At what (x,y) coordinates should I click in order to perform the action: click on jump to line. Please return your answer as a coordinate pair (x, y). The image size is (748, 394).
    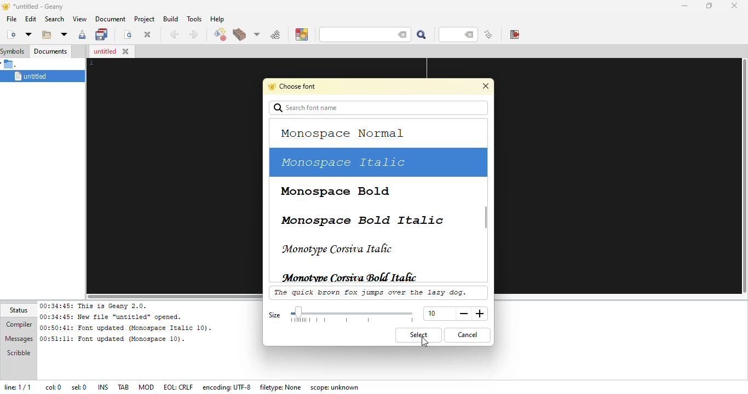
    Looking at the image, I should click on (487, 35).